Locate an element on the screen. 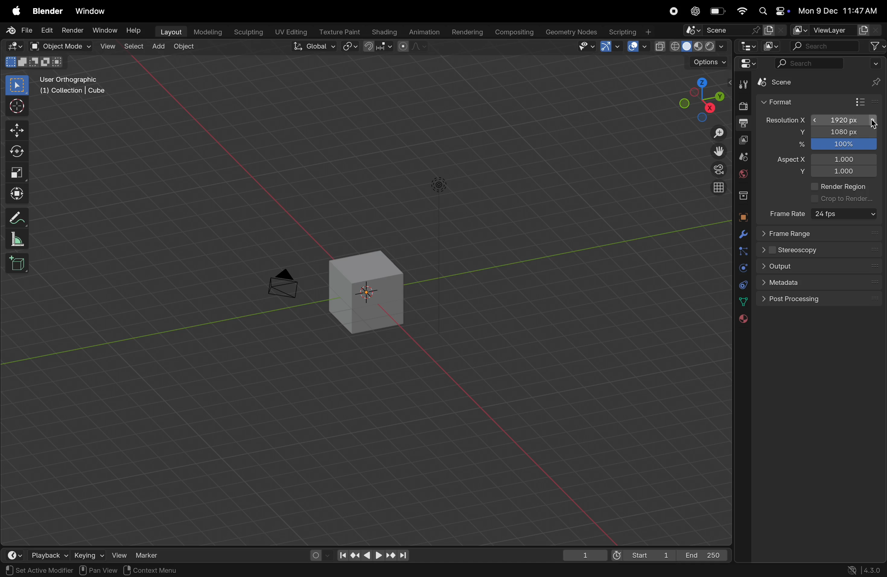 The width and height of the screenshot is (887, 577). view layer is located at coordinates (744, 139).